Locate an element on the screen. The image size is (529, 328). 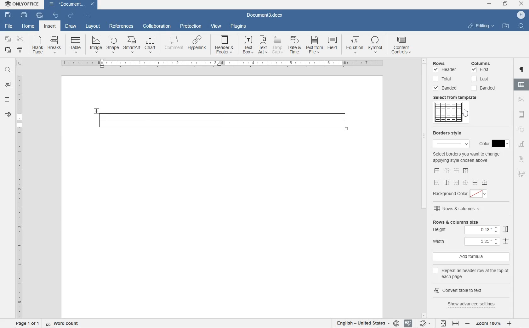
First is located at coordinates (481, 70).